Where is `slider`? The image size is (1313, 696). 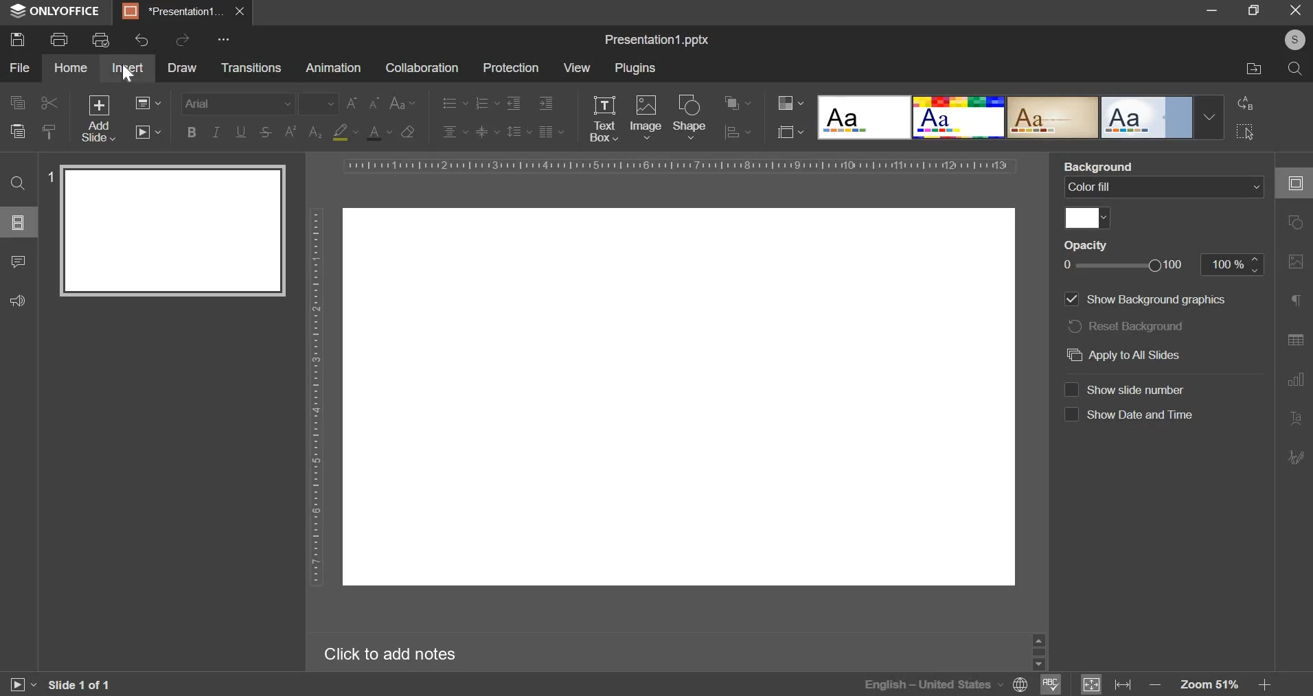
slider is located at coordinates (1039, 652).